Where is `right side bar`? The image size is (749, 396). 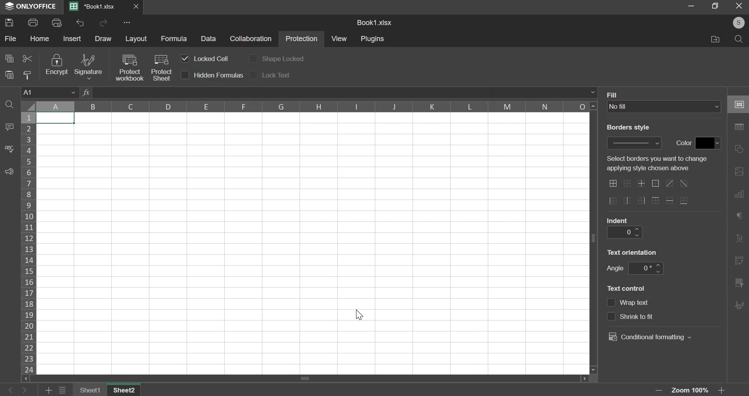
right side bar is located at coordinates (740, 193).